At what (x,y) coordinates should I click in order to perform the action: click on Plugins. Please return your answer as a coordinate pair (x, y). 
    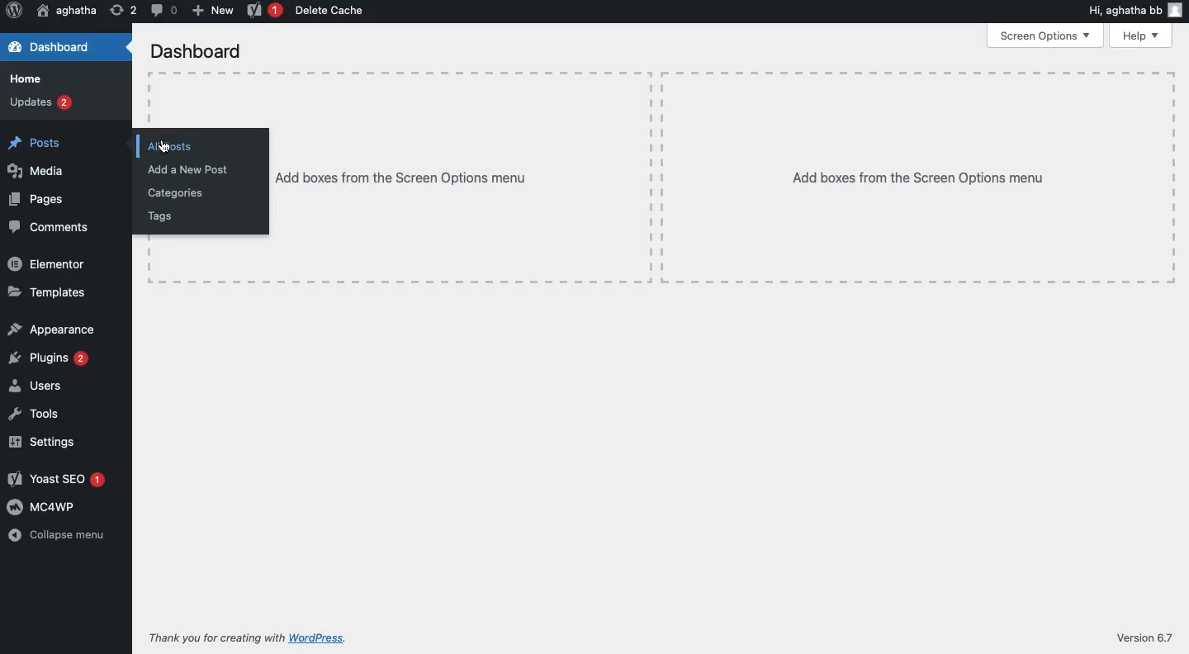
    Looking at the image, I should click on (49, 358).